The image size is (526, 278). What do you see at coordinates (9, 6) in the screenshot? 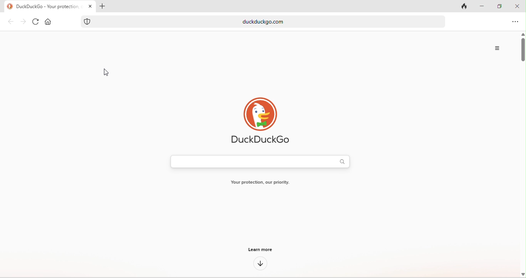
I see `duckduck go logo` at bounding box center [9, 6].